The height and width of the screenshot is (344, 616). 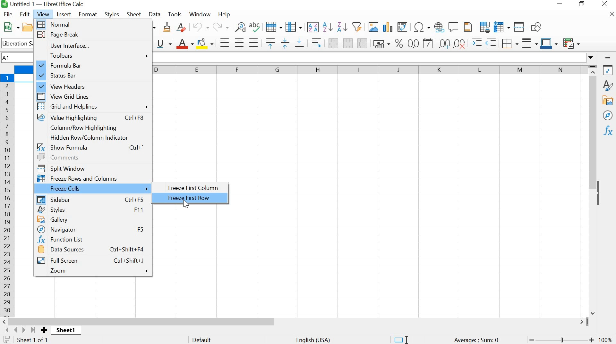 I want to click on NEW, so click(x=10, y=27).